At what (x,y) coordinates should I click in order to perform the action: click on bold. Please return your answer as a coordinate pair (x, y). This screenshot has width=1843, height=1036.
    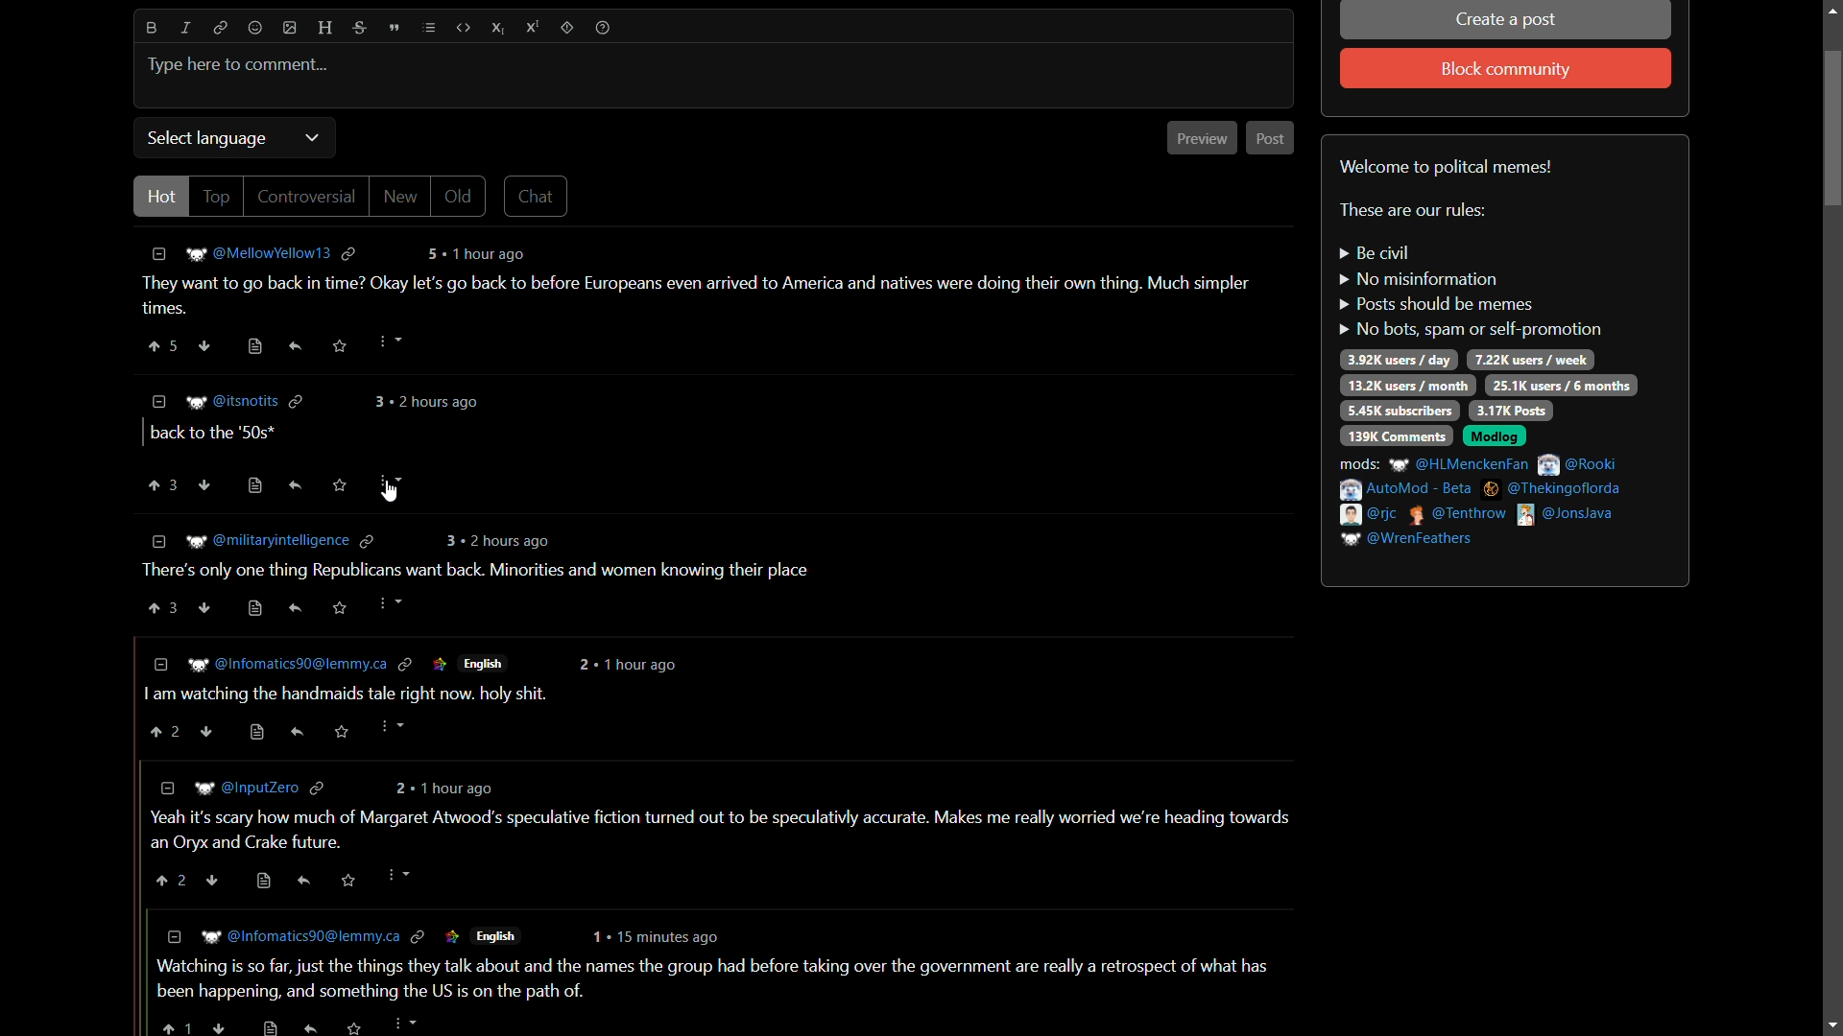
    Looking at the image, I should click on (152, 28).